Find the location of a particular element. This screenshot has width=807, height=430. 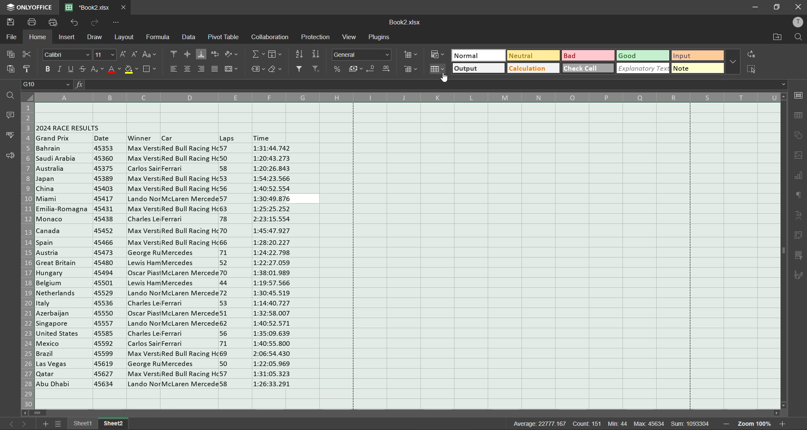

select cells is located at coordinates (751, 71).